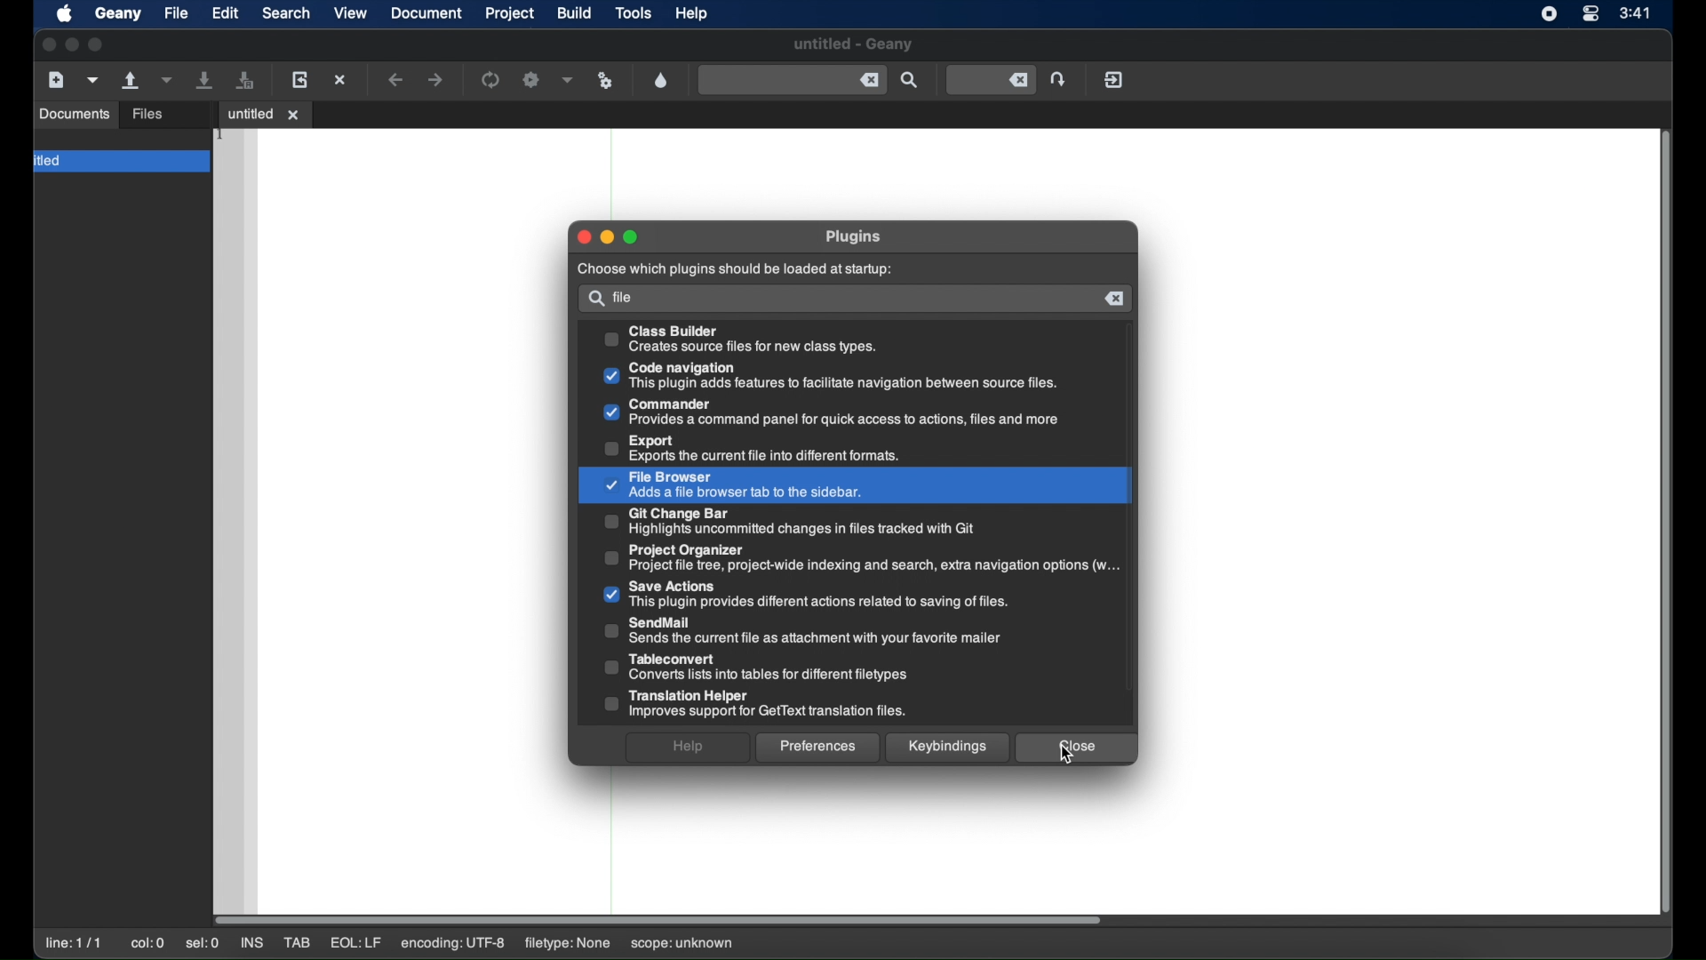  Describe the element at coordinates (56, 80) in the screenshot. I see `create a new file` at that location.